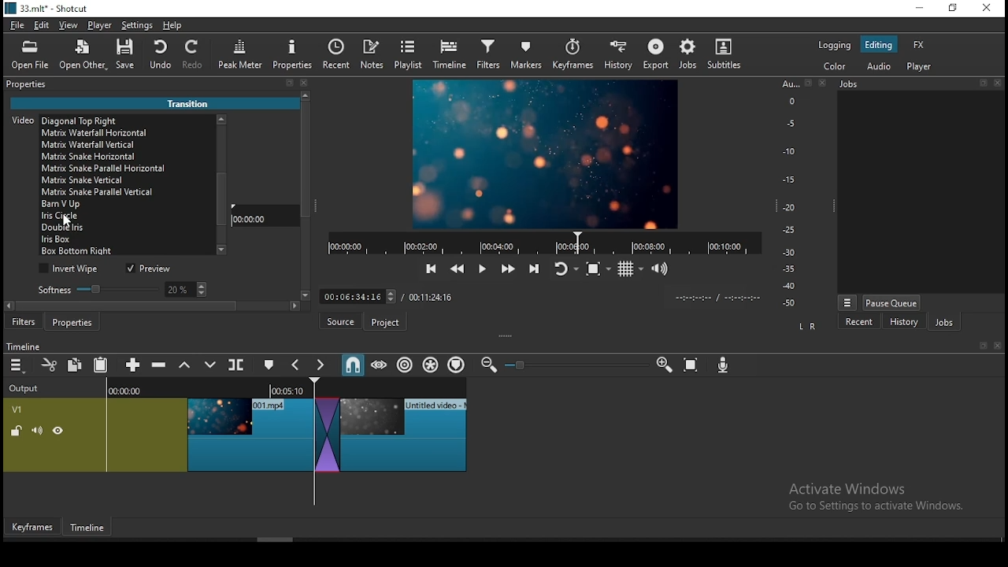  Describe the element at coordinates (943, 324) in the screenshot. I see `jobs` at that location.